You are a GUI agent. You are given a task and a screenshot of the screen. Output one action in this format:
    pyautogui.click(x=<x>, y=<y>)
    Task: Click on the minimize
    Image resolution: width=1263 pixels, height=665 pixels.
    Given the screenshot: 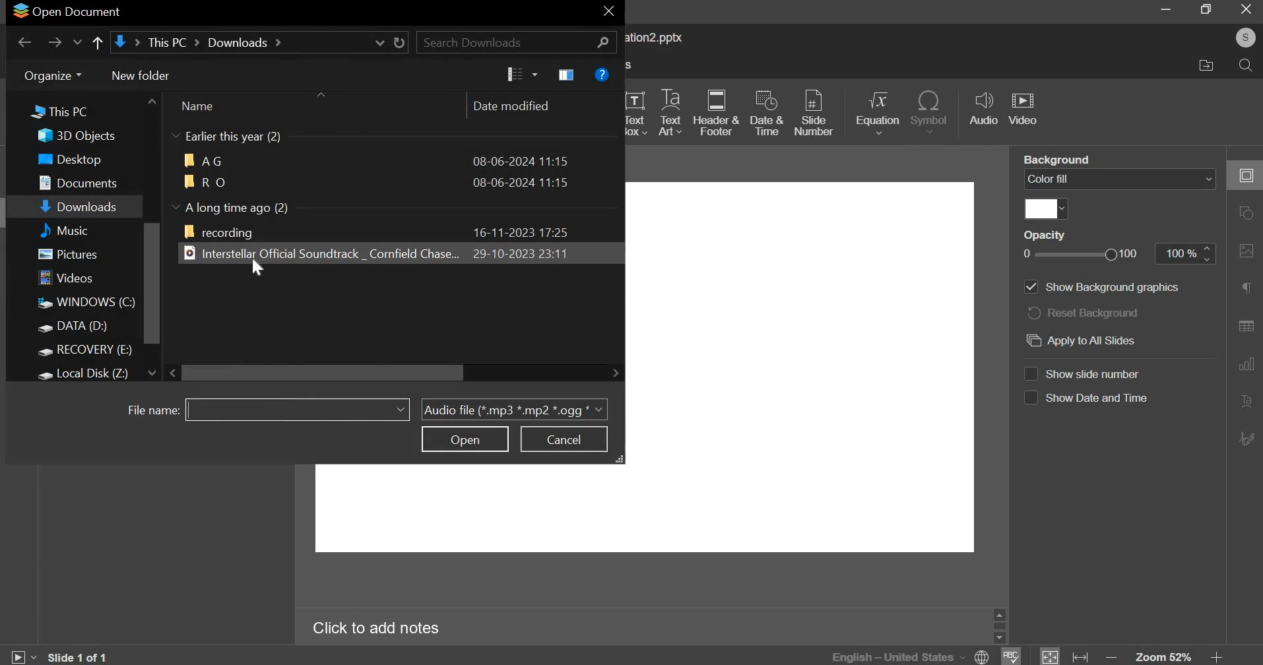 What is the action you would take?
    pyautogui.click(x=1163, y=12)
    